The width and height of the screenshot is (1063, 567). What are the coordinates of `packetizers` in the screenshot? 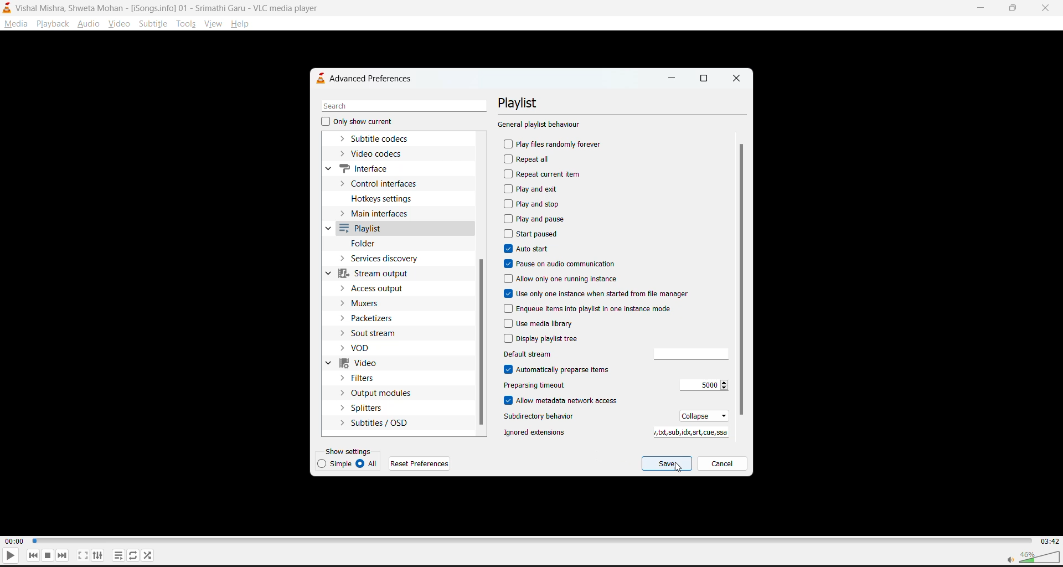 It's located at (377, 319).